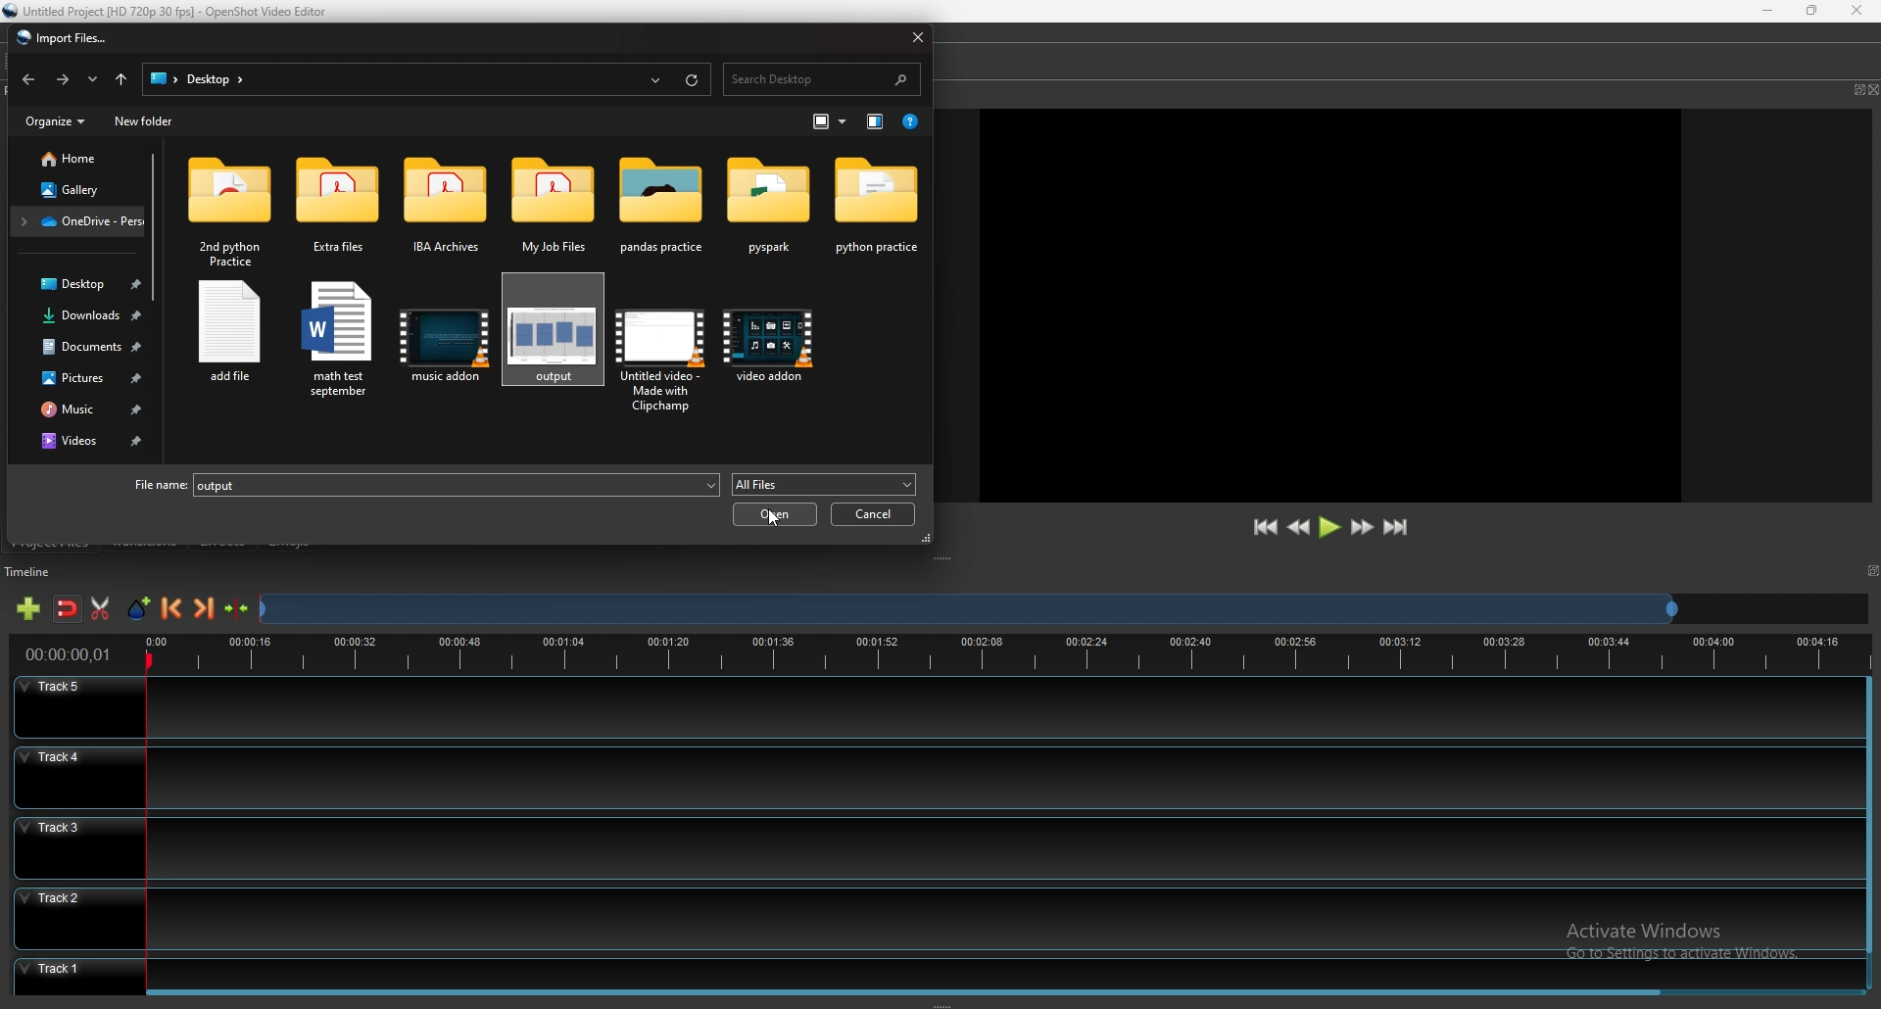 The width and height of the screenshot is (1881, 1009). Describe the element at coordinates (1329, 526) in the screenshot. I see `play` at that location.